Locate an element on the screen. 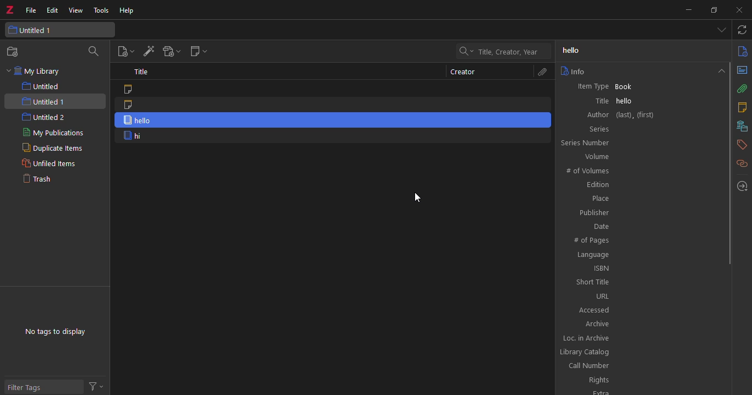  selected note is located at coordinates (335, 120).